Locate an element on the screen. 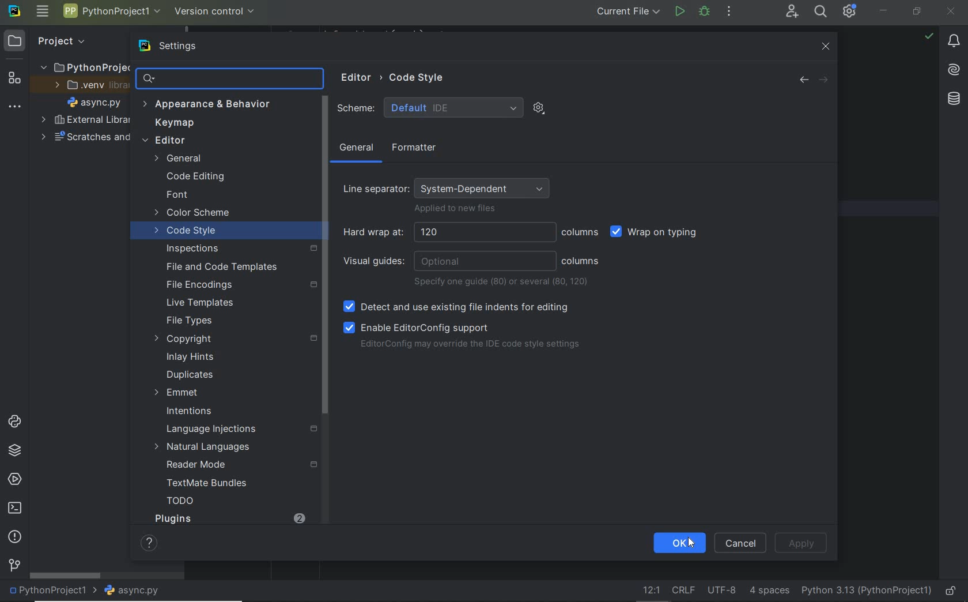  RESTORE DOWN is located at coordinates (917, 13).